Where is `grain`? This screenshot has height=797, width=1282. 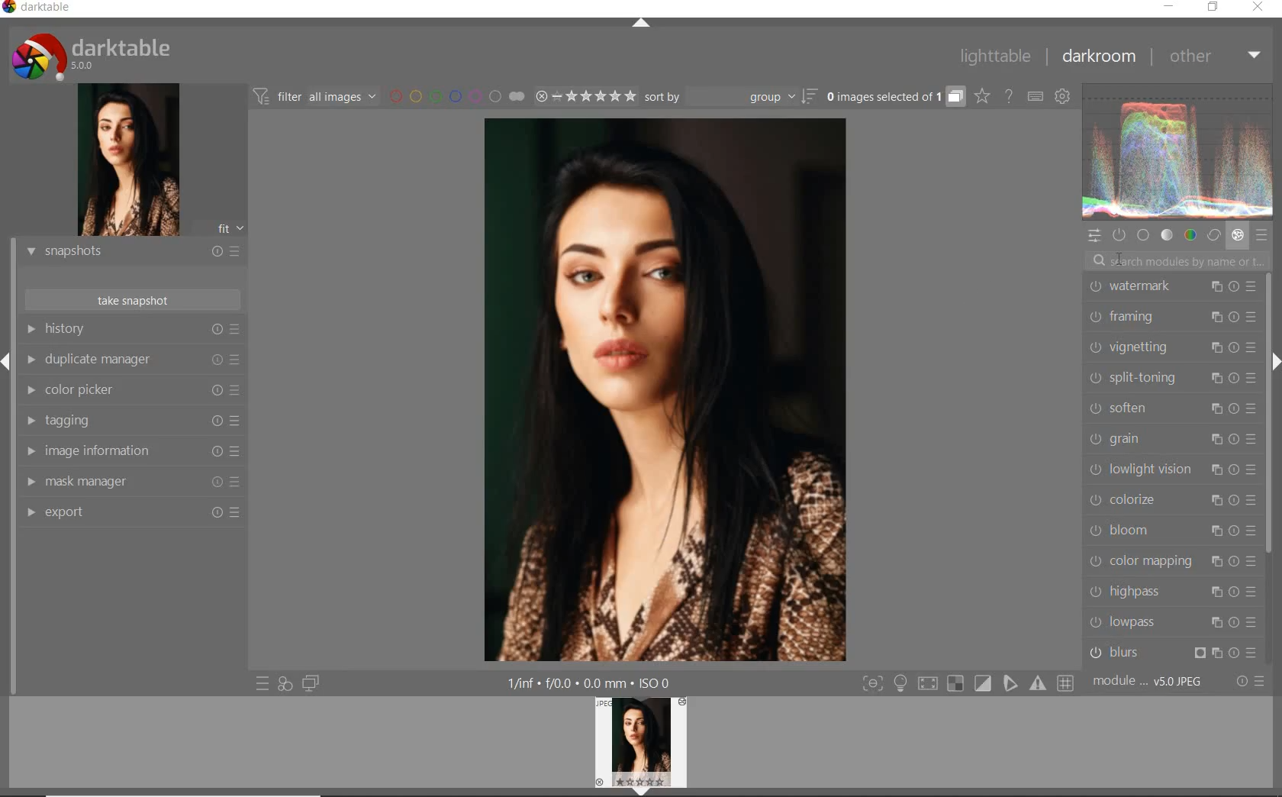 grain is located at coordinates (1170, 440).